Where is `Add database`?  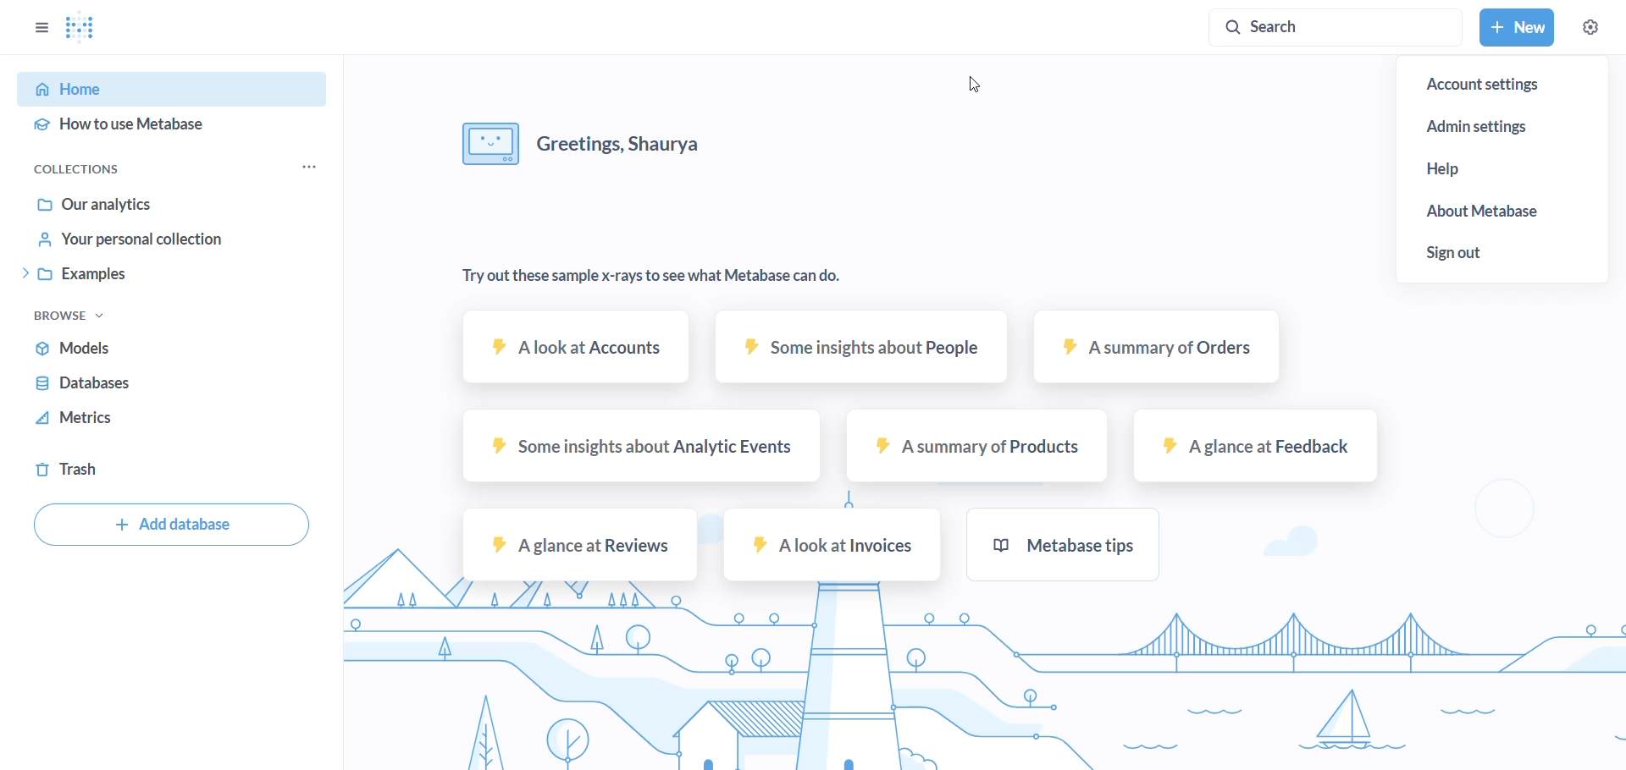 Add database is located at coordinates (171, 526).